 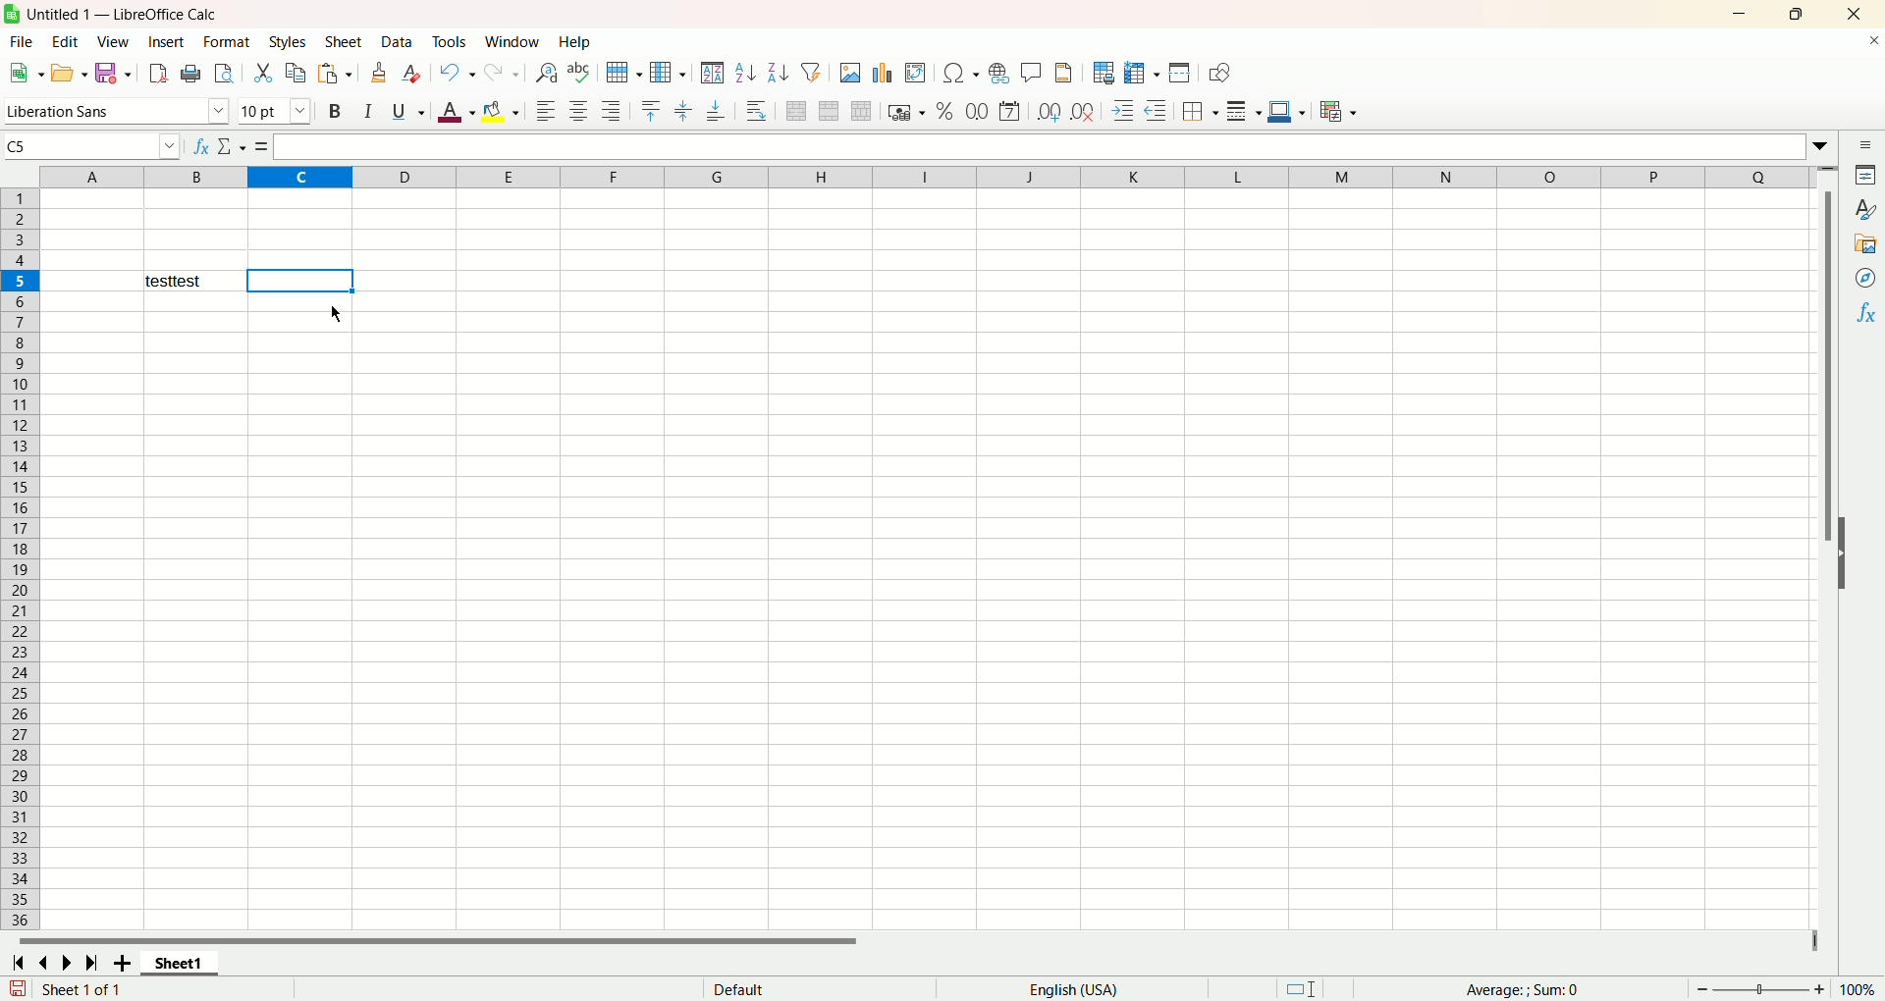 I want to click on row, so click(x=20, y=281).